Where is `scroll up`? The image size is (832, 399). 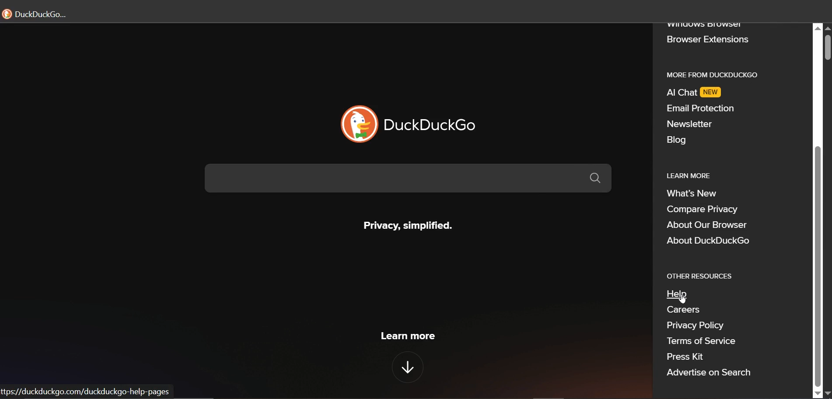 scroll up is located at coordinates (827, 28).